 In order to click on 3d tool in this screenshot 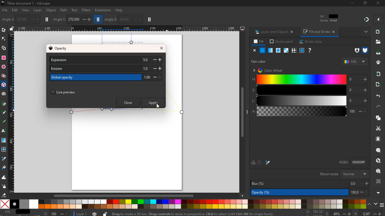, I will do `click(4, 86)`.